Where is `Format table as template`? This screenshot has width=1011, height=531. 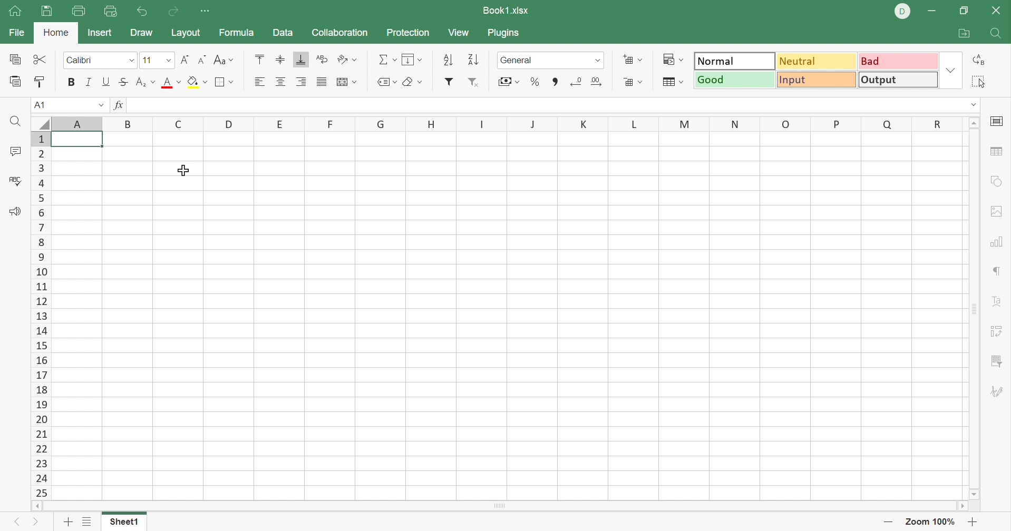
Format table as template is located at coordinates (671, 83).